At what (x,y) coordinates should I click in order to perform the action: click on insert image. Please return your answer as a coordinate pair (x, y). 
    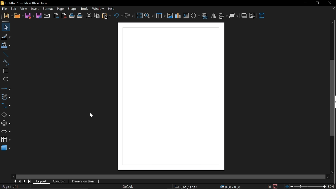
    Looking at the image, I should click on (170, 16).